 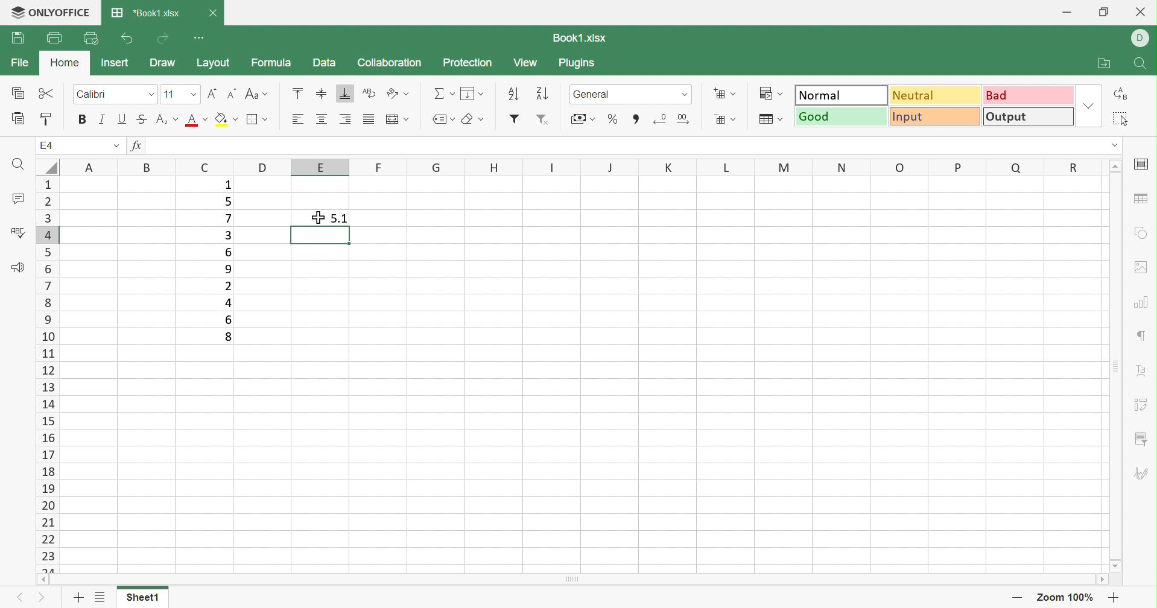 I want to click on Text Art settings, so click(x=1142, y=372).